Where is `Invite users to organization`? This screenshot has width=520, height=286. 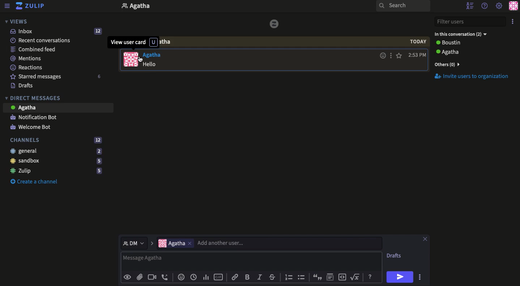
Invite users to organization is located at coordinates (472, 76).